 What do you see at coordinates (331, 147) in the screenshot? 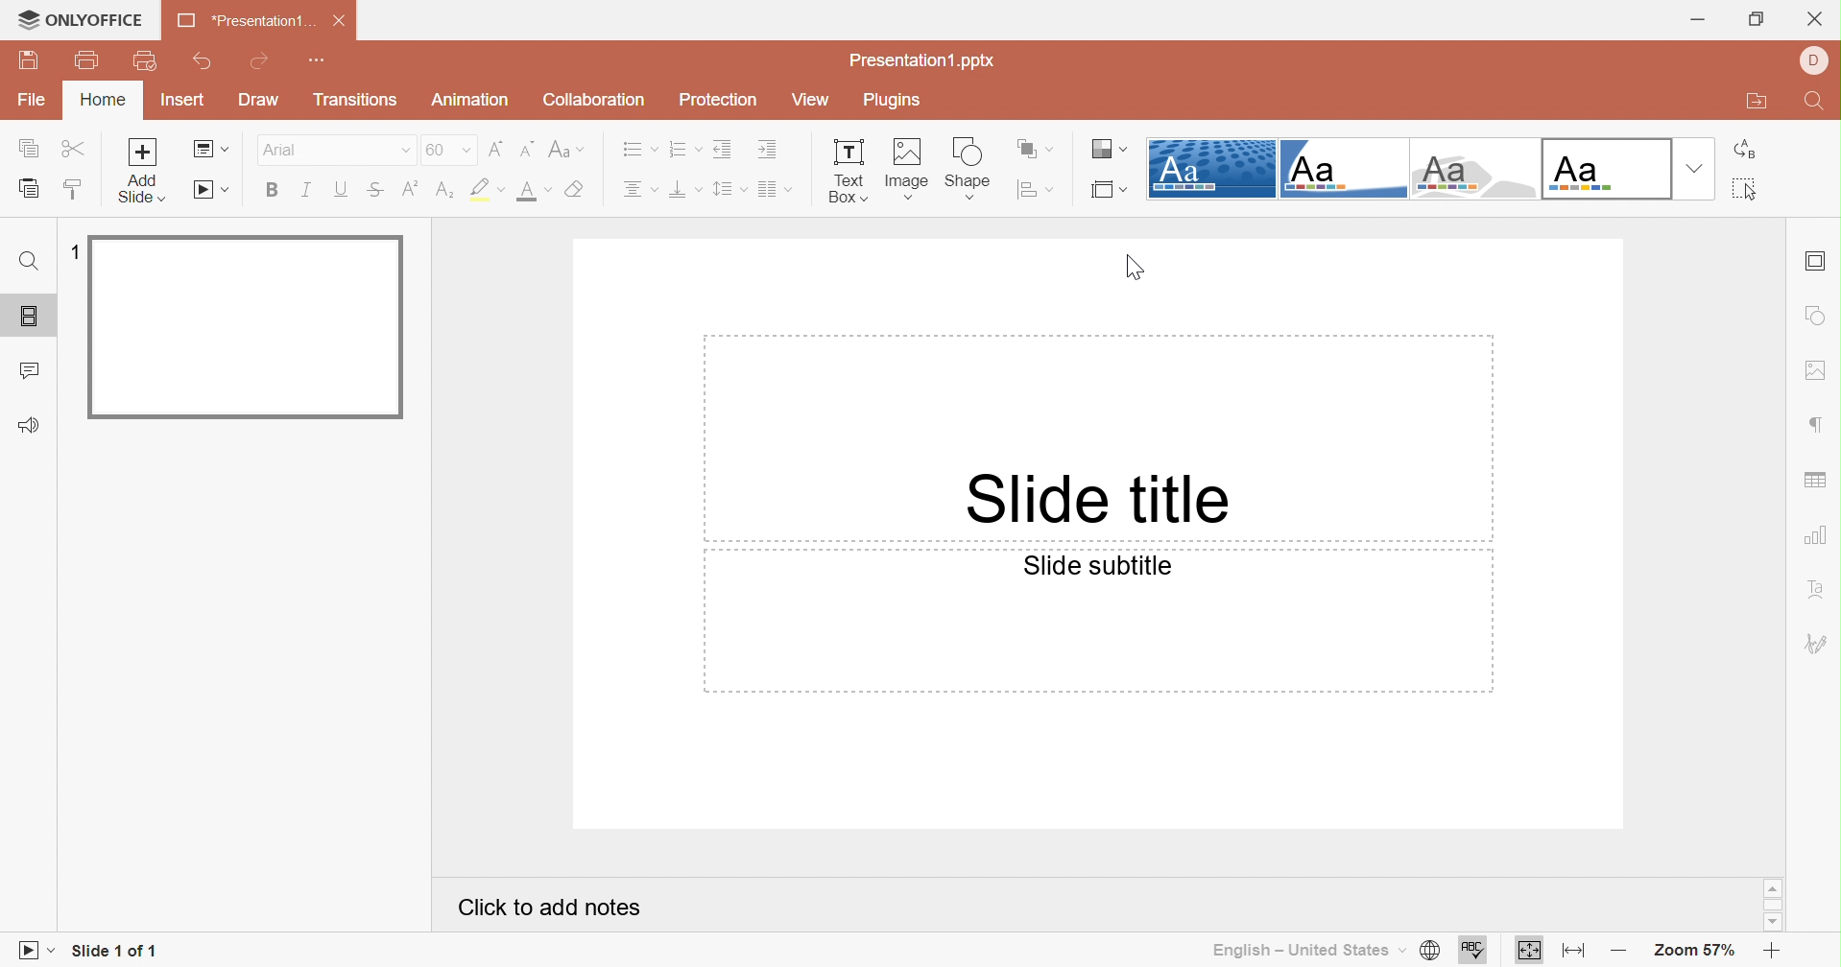
I see `Font` at bounding box center [331, 147].